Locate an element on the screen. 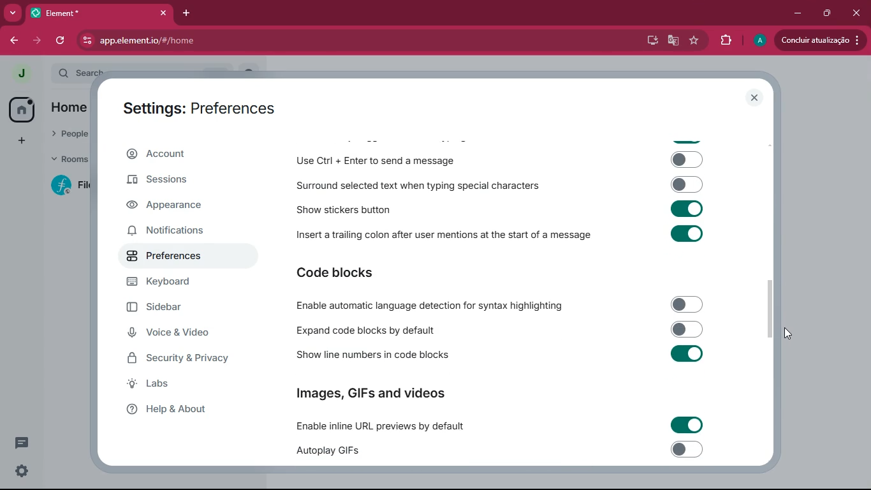 The width and height of the screenshot is (871, 490). home is located at coordinates (66, 107).